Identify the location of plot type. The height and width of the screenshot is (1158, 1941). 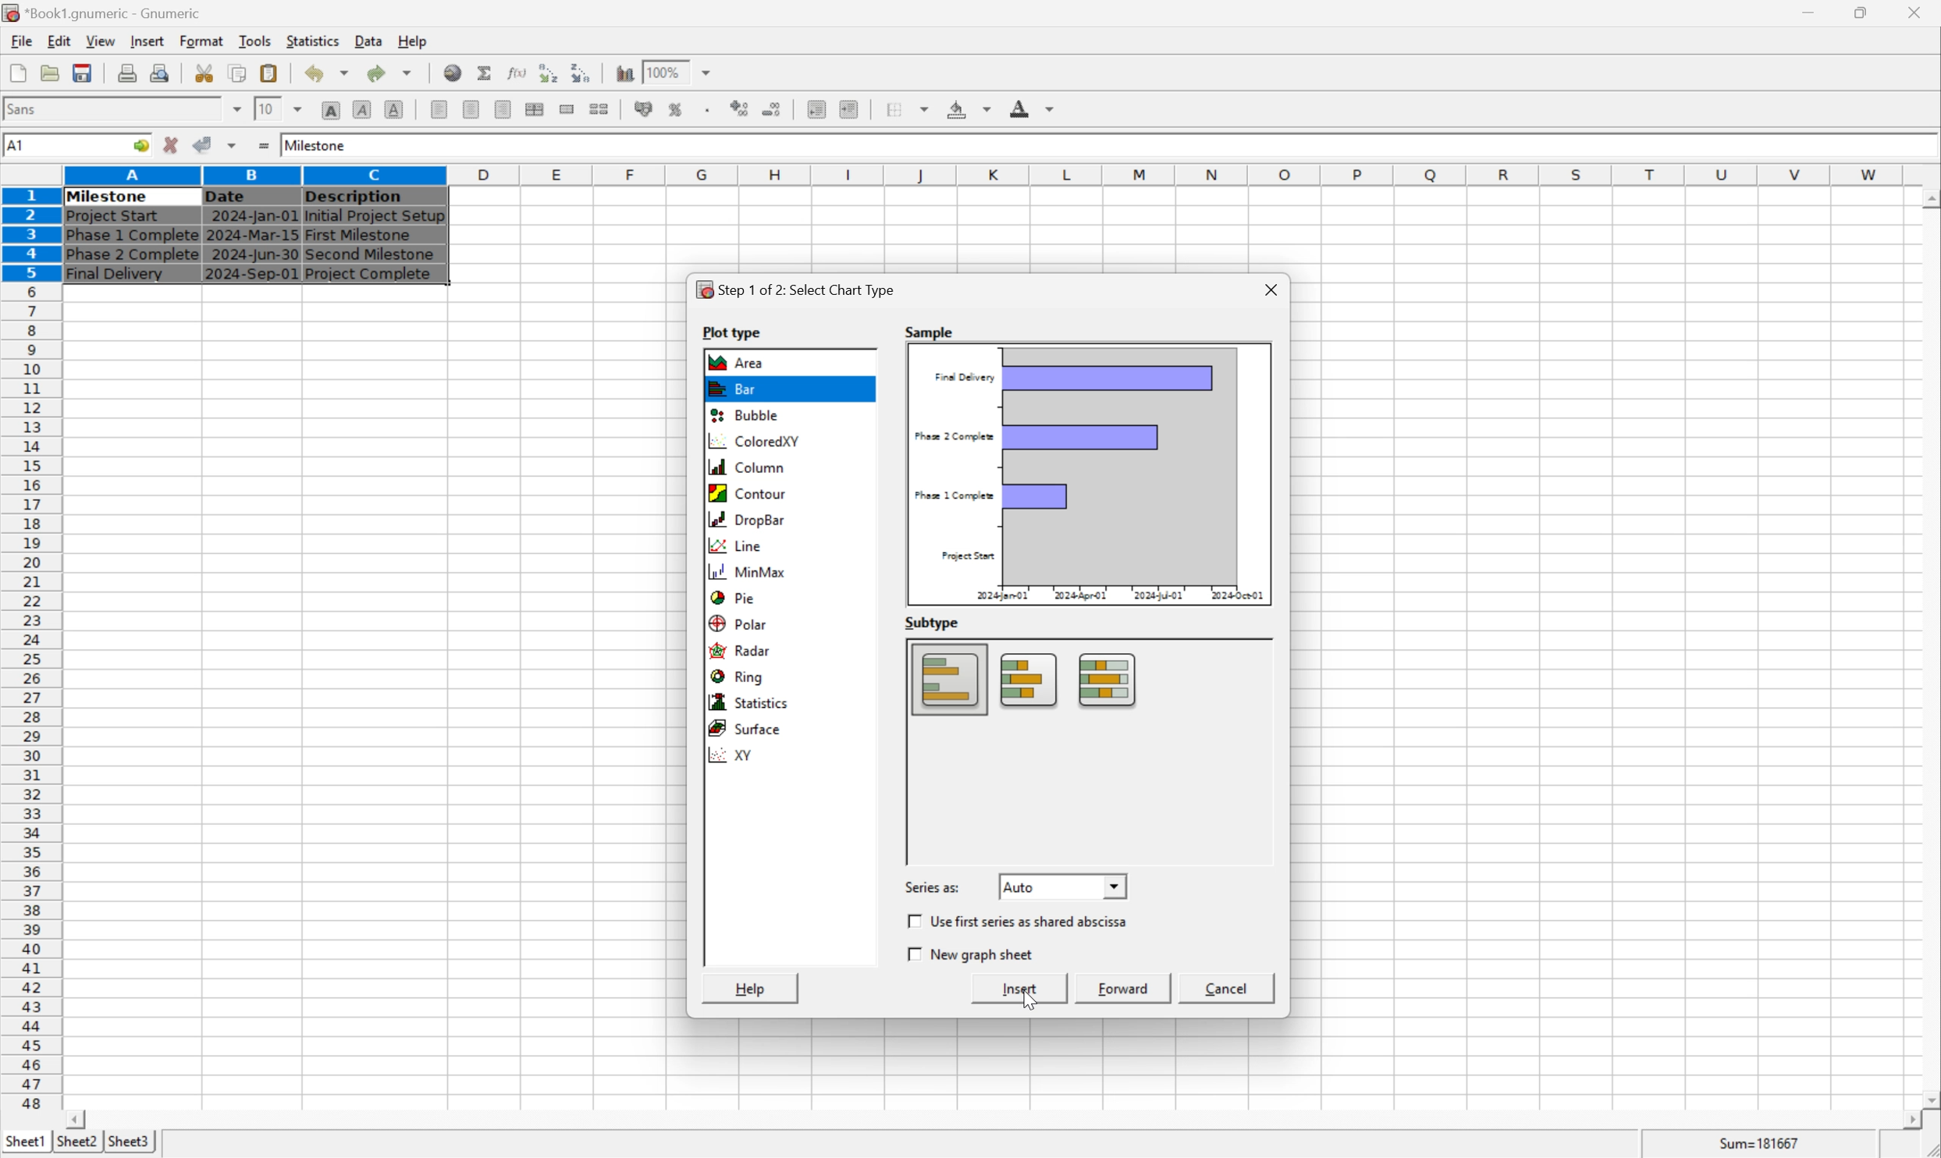
(734, 330).